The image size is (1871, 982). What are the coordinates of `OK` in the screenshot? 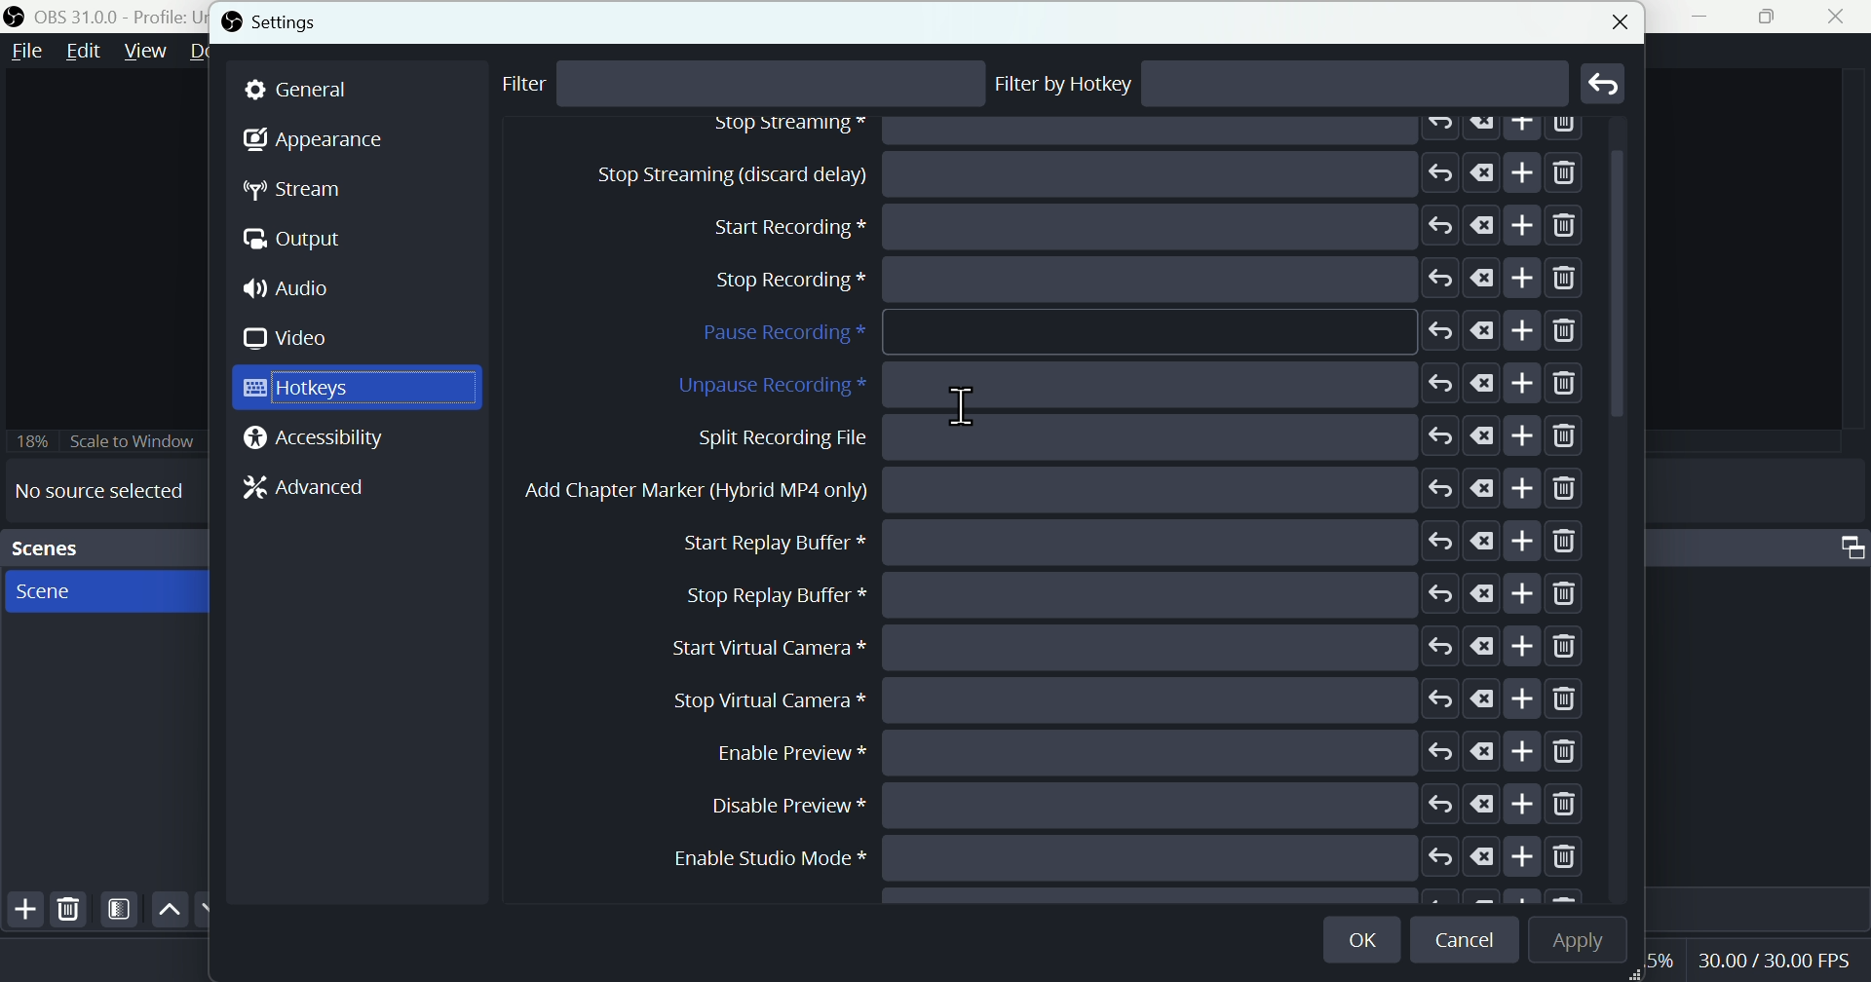 It's located at (1365, 936).